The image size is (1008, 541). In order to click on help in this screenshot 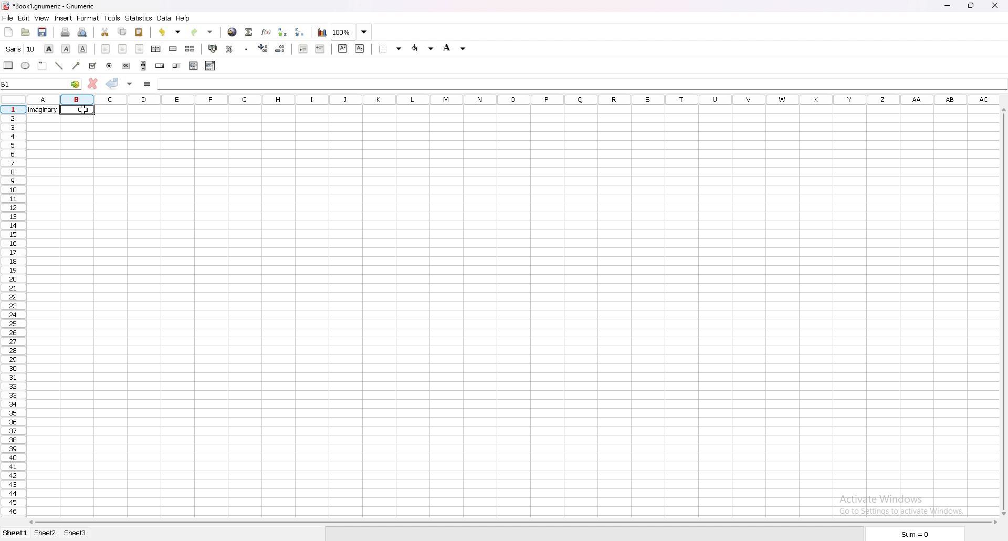, I will do `click(183, 18)`.